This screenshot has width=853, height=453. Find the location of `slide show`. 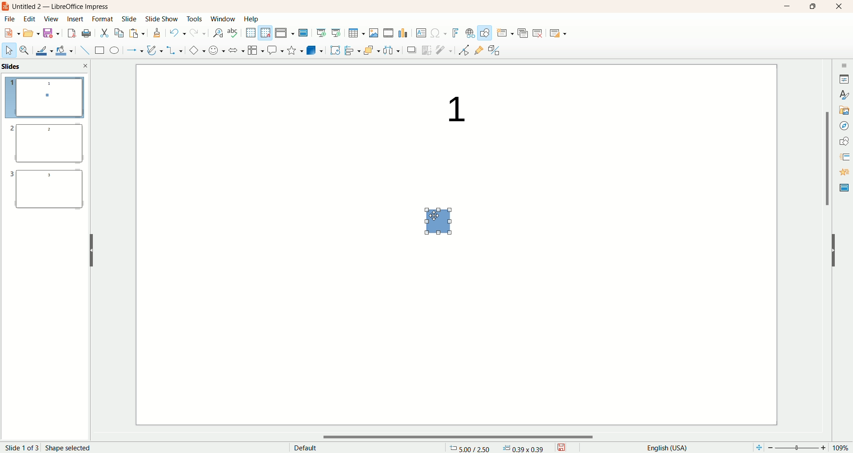

slide show is located at coordinates (163, 19).